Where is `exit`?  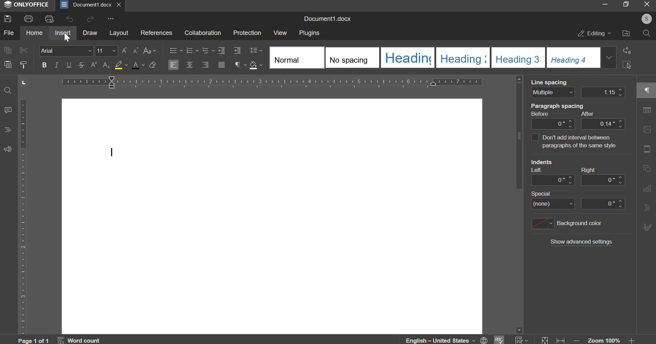 exit is located at coordinates (646, 4).